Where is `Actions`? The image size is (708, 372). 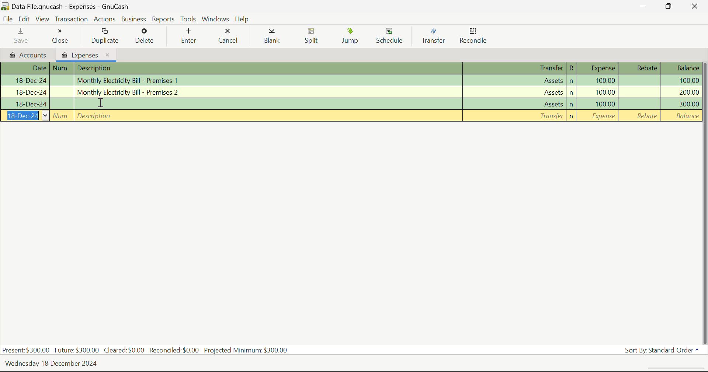
Actions is located at coordinates (104, 19).